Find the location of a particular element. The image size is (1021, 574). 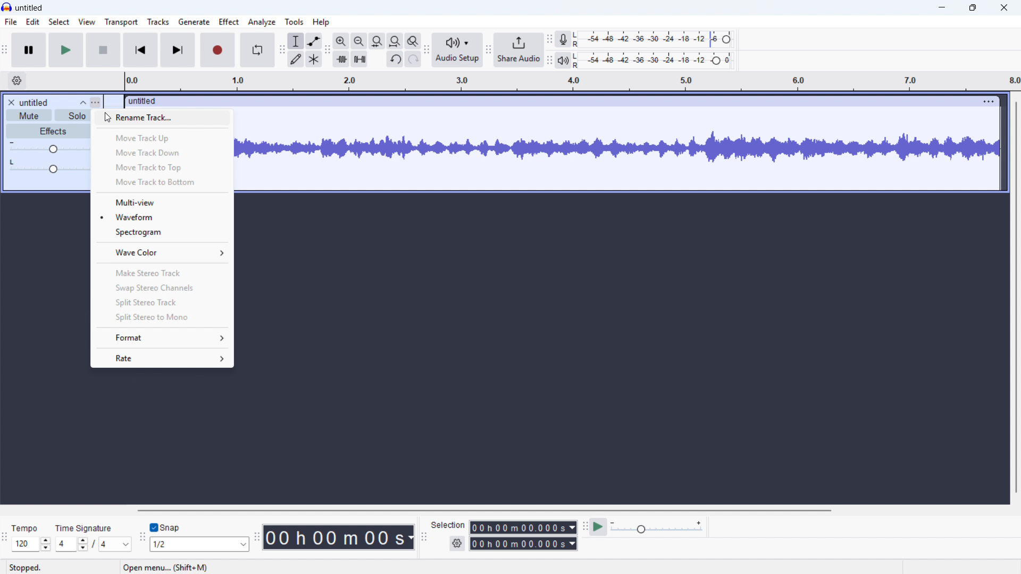

Swap stereo channels  is located at coordinates (163, 288).